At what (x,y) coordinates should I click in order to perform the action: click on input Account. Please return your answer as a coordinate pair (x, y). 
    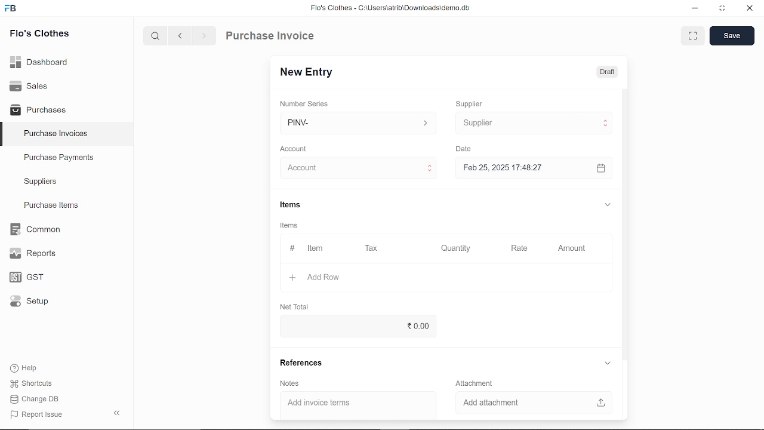
    Looking at the image, I should click on (355, 168).